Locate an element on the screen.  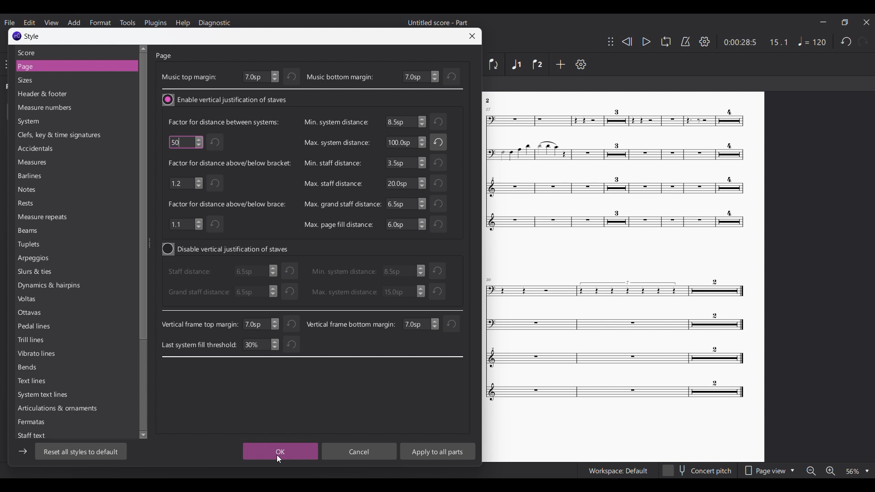
Undo is located at coordinates (292, 322).